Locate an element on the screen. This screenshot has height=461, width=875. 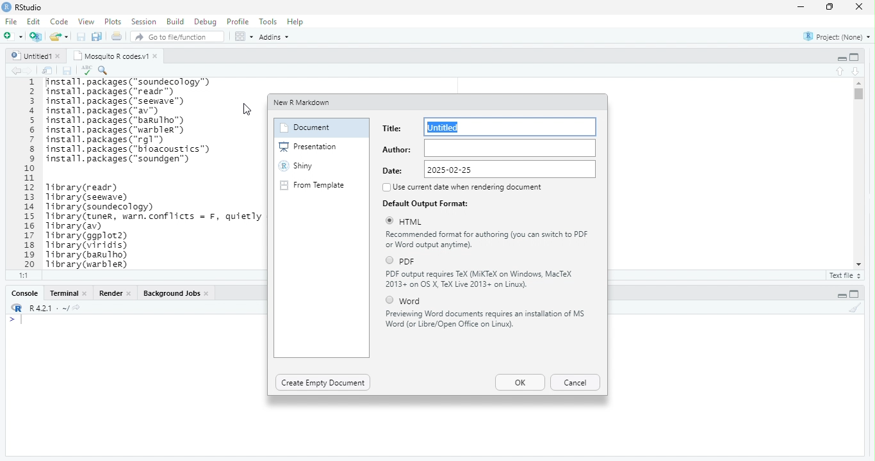
logo is located at coordinates (7, 6).